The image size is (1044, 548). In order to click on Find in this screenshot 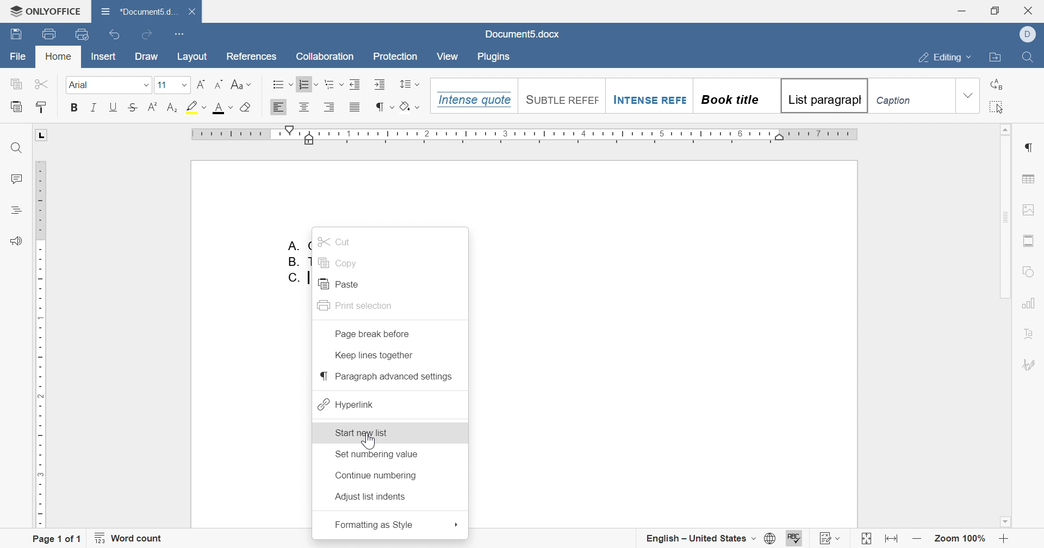, I will do `click(15, 148)`.